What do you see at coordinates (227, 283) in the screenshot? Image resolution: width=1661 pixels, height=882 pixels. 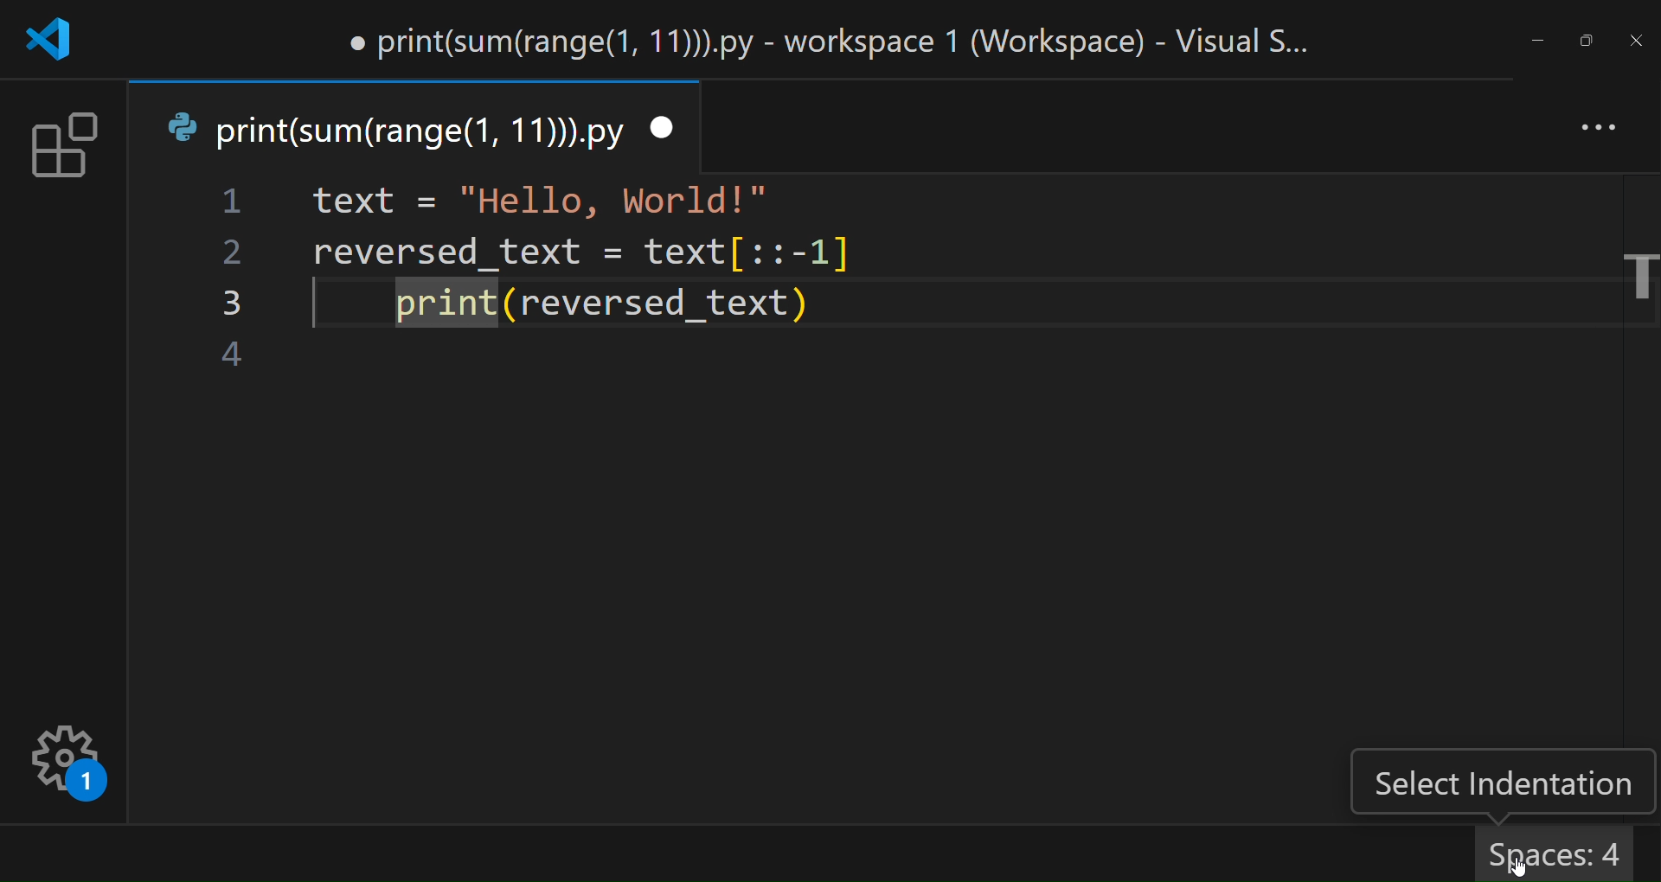 I see `line number` at bounding box center [227, 283].